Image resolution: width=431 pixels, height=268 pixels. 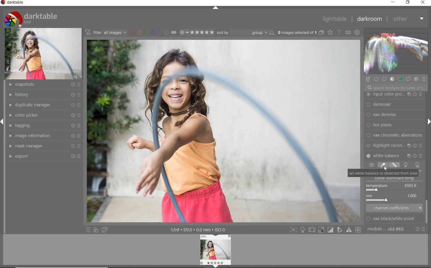 I want to click on image information, so click(x=44, y=136).